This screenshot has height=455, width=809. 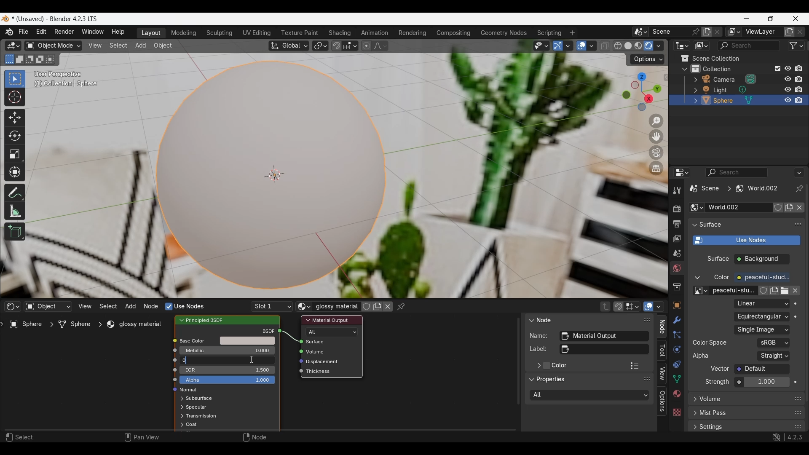 What do you see at coordinates (787, 68) in the screenshot?
I see `Respectively hide in viewport` at bounding box center [787, 68].